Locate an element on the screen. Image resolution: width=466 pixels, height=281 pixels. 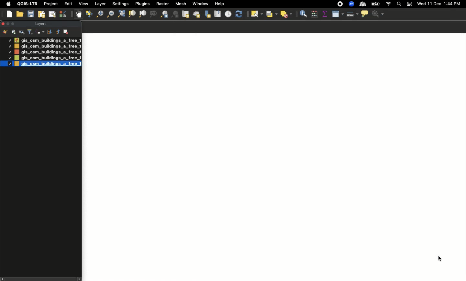
Zoom to selection is located at coordinates (132, 14).